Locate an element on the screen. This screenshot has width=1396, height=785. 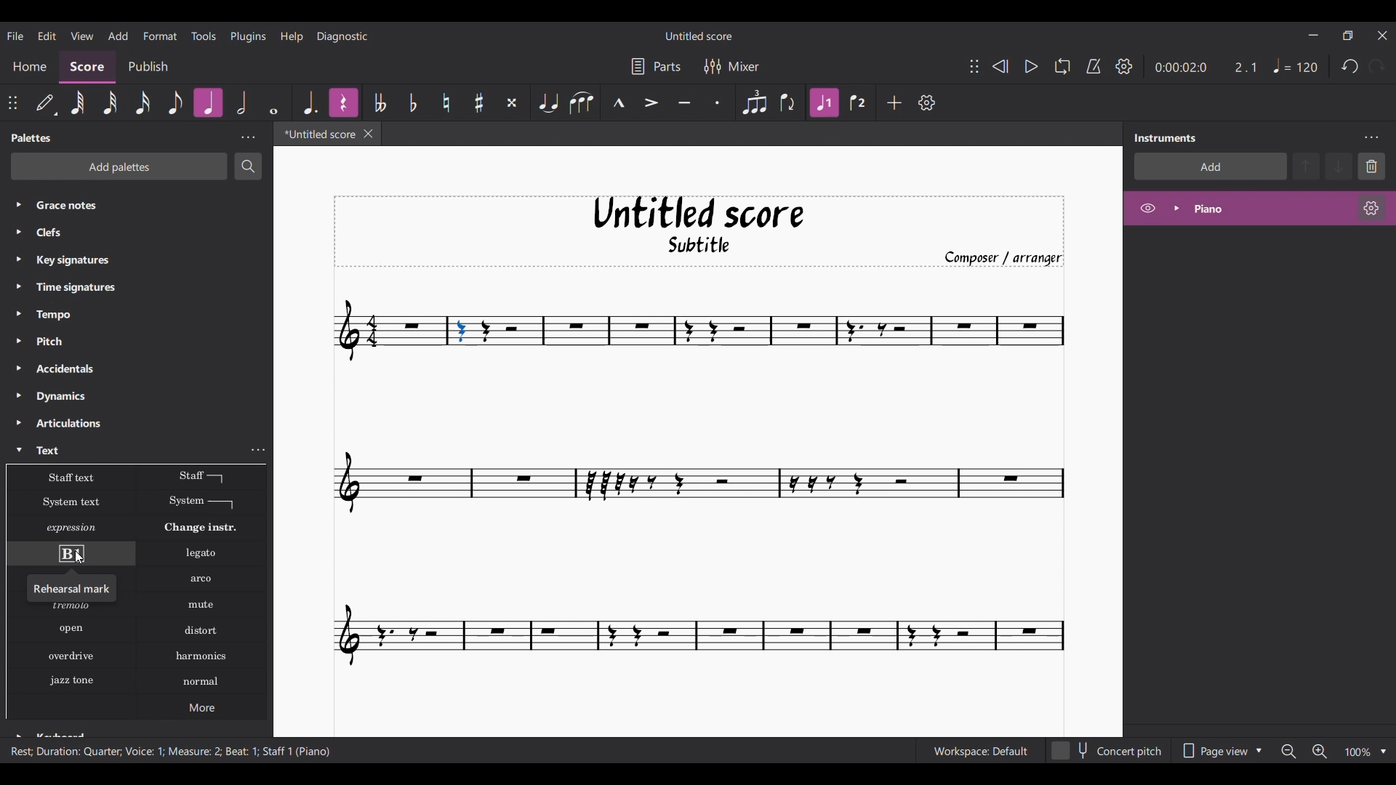
Edit menu is located at coordinates (47, 36).